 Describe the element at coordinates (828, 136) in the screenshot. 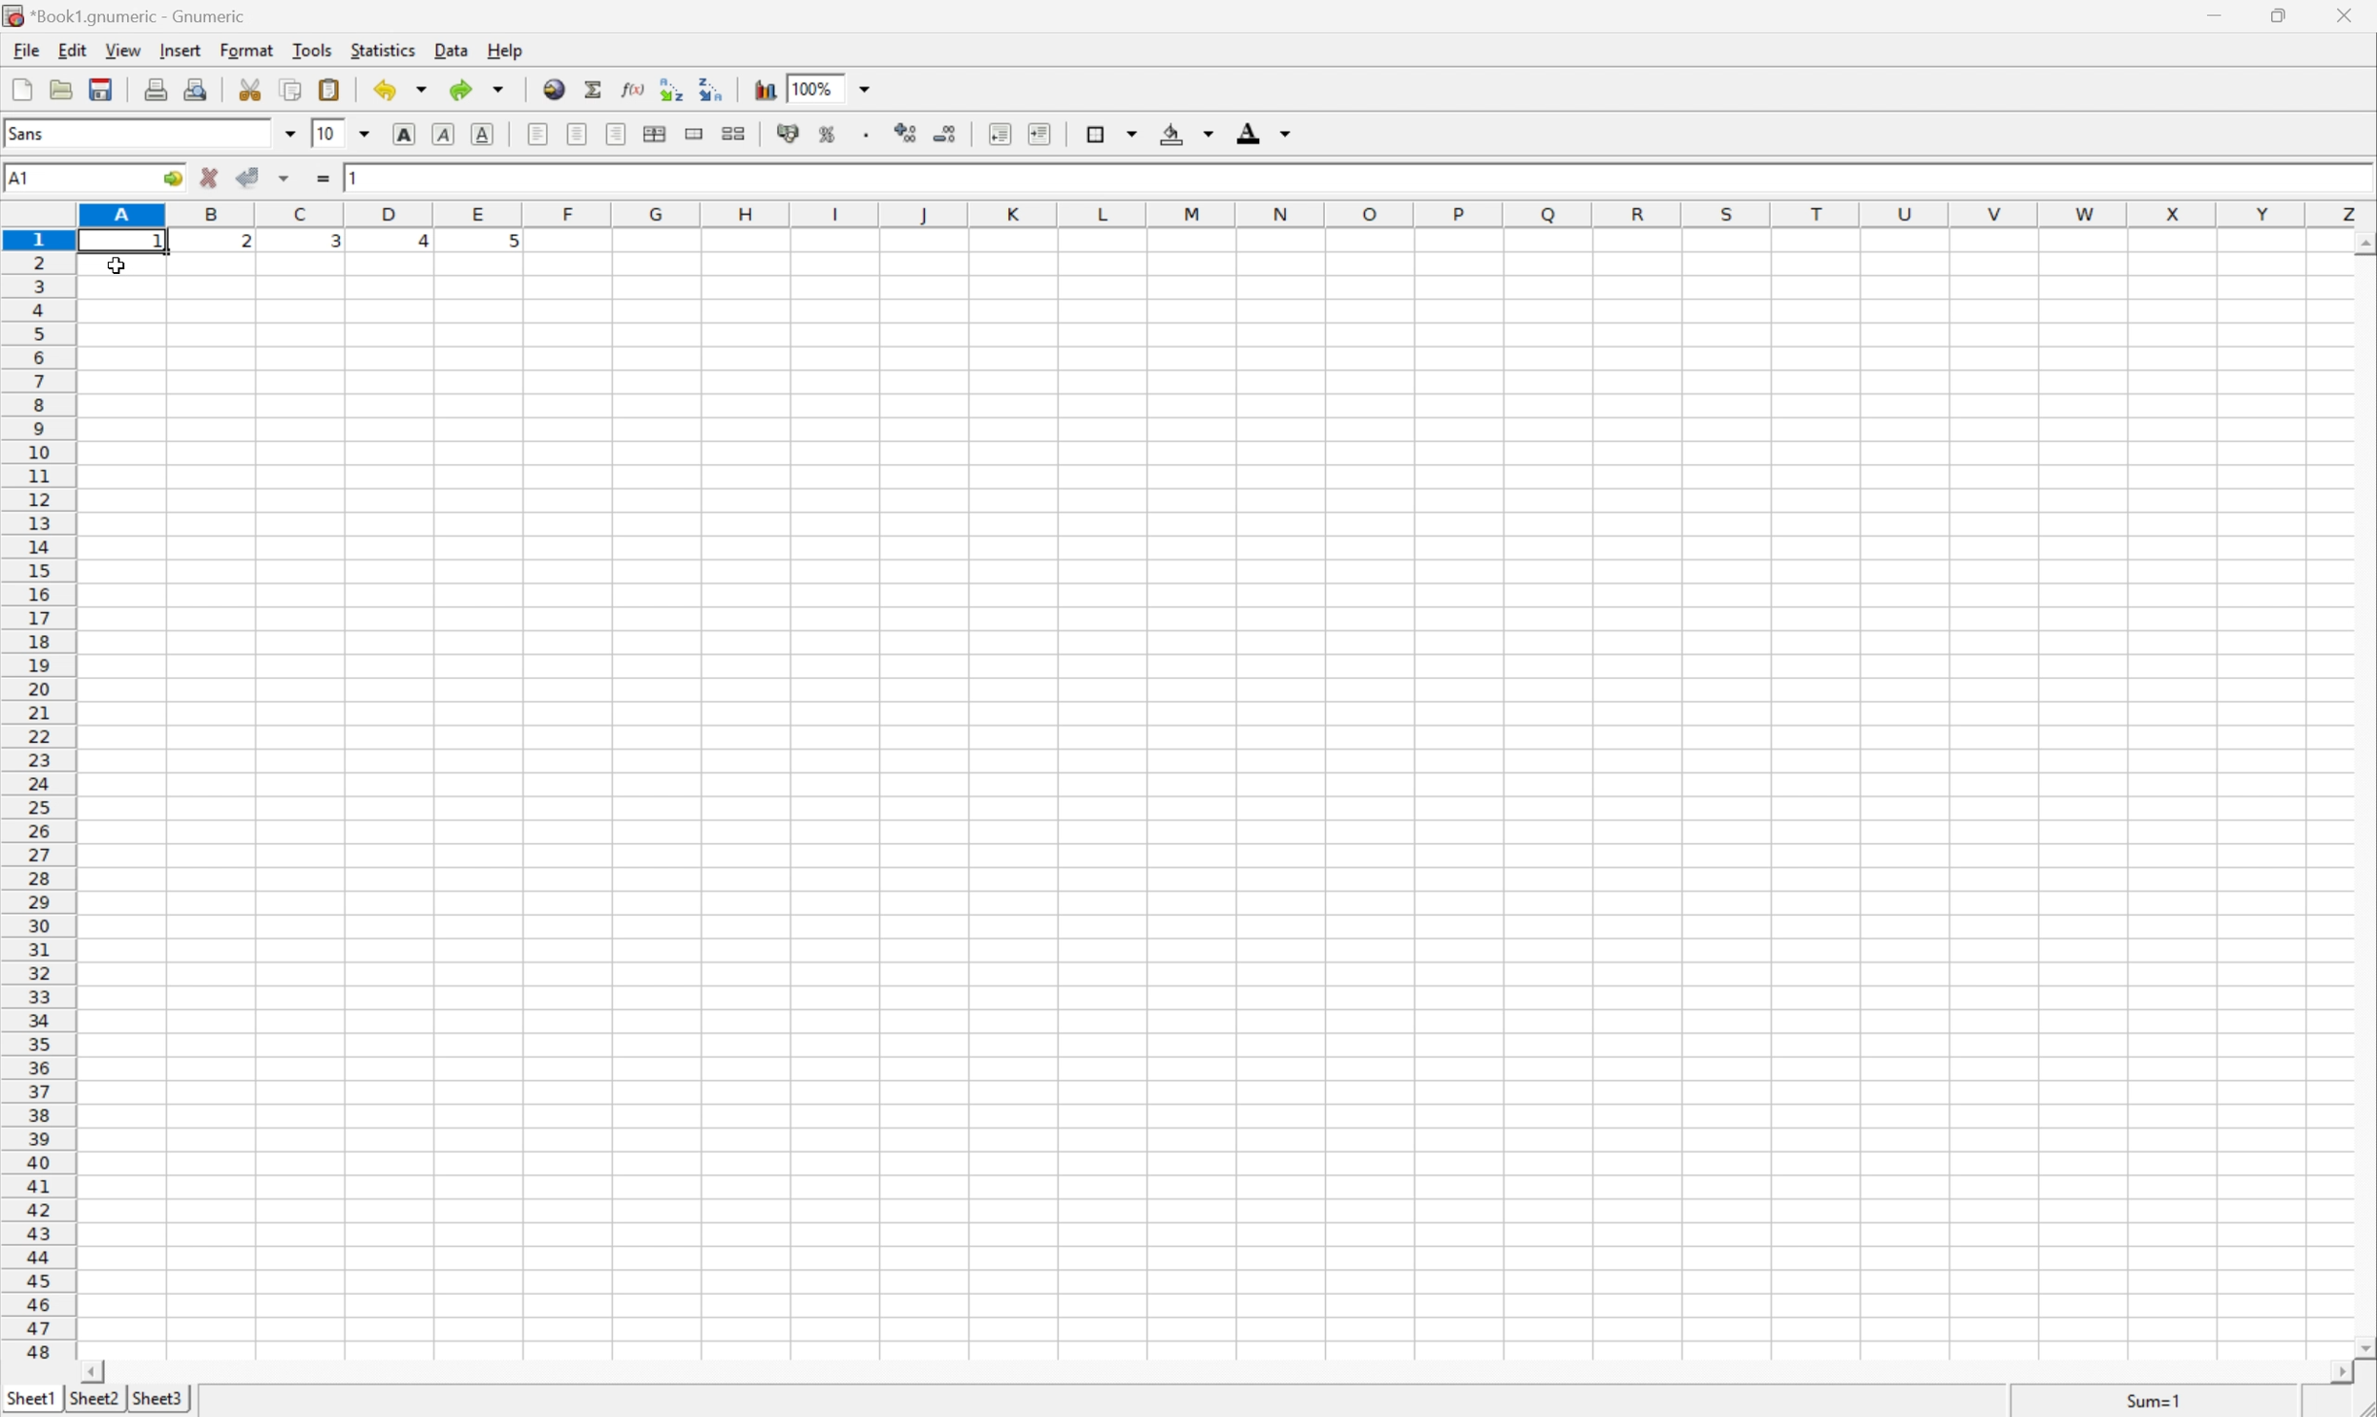

I see `format selection as percentage` at that location.